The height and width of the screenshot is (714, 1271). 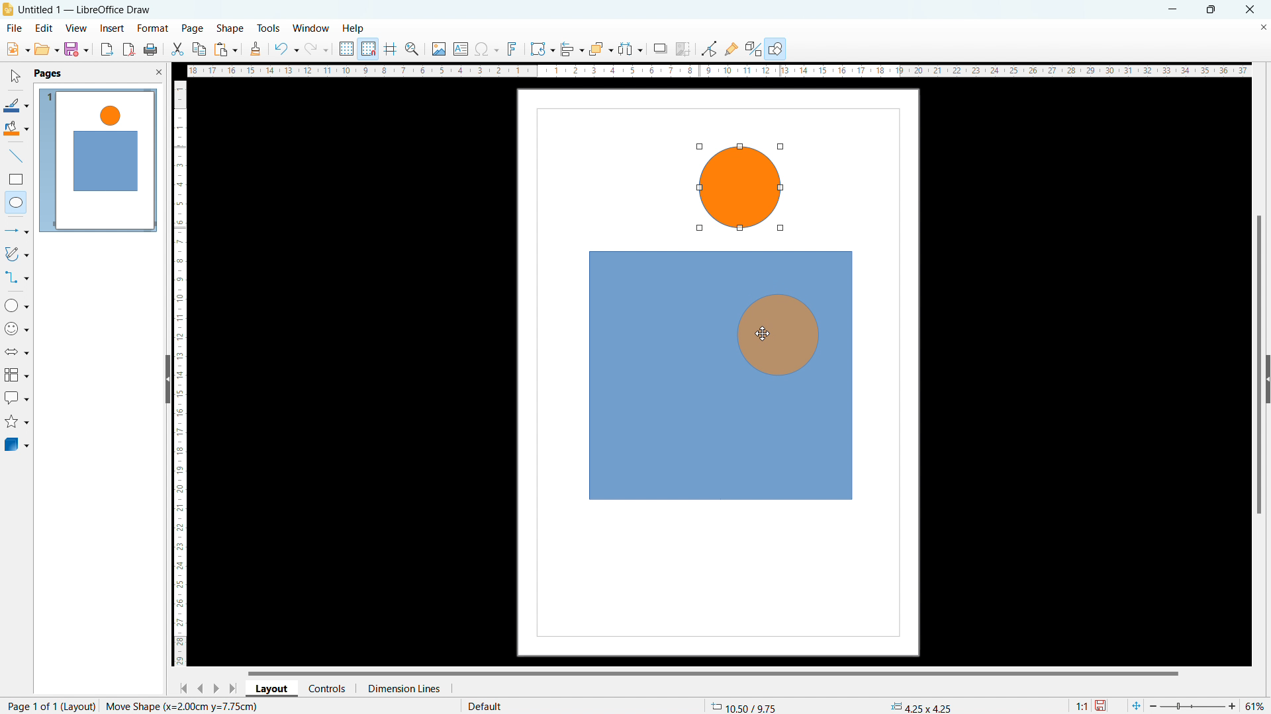 What do you see at coordinates (487, 49) in the screenshot?
I see `insert special character` at bounding box center [487, 49].